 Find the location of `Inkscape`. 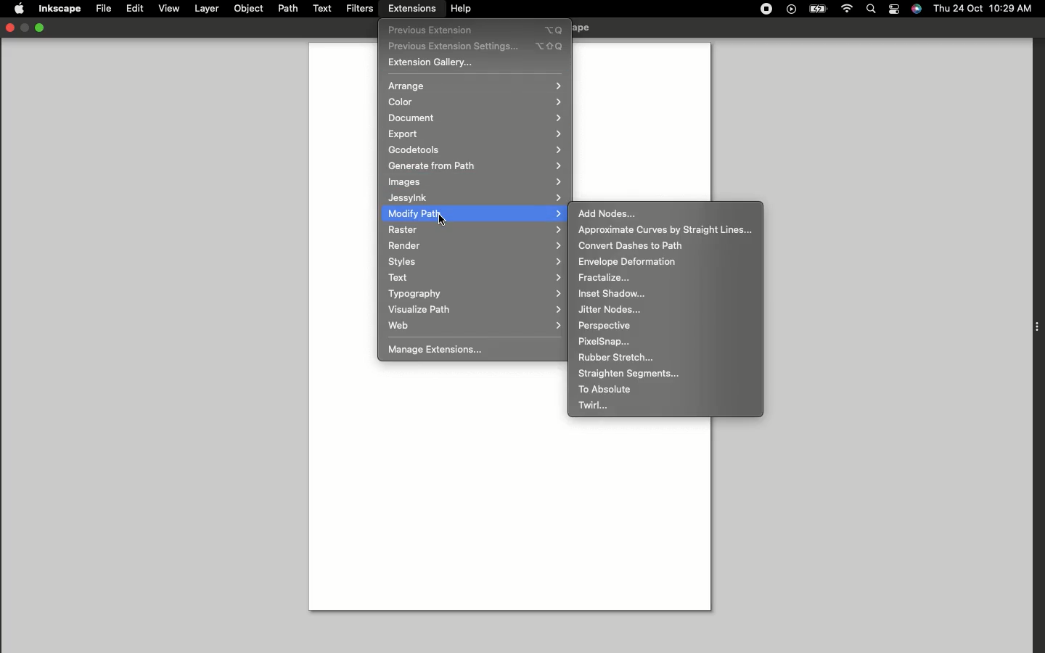

Inkscape is located at coordinates (61, 9).